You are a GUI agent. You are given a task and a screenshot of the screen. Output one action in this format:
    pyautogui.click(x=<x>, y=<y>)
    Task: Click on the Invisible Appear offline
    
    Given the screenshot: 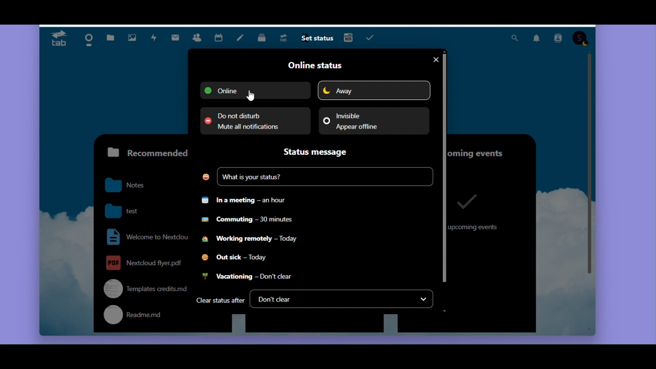 What is the action you would take?
    pyautogui.click(x=374, y=120)
    